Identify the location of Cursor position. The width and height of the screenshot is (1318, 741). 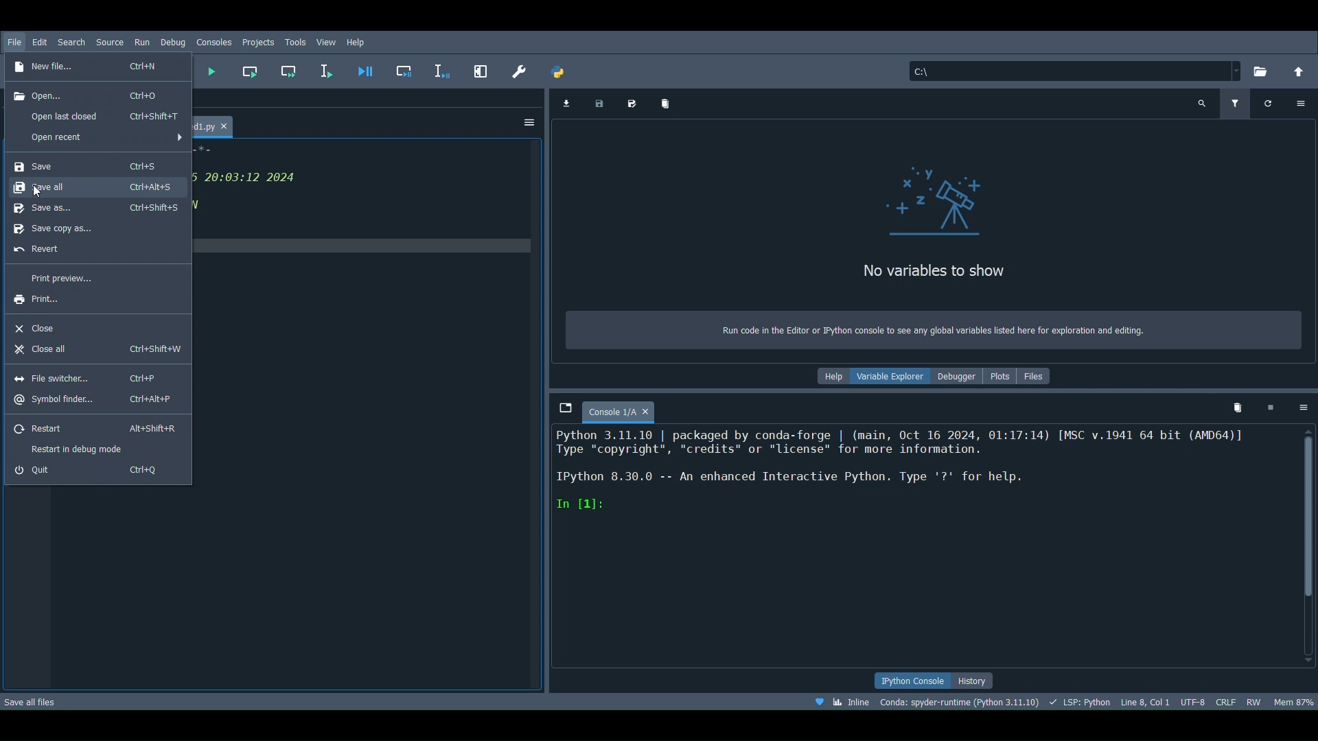
(1146, 701).